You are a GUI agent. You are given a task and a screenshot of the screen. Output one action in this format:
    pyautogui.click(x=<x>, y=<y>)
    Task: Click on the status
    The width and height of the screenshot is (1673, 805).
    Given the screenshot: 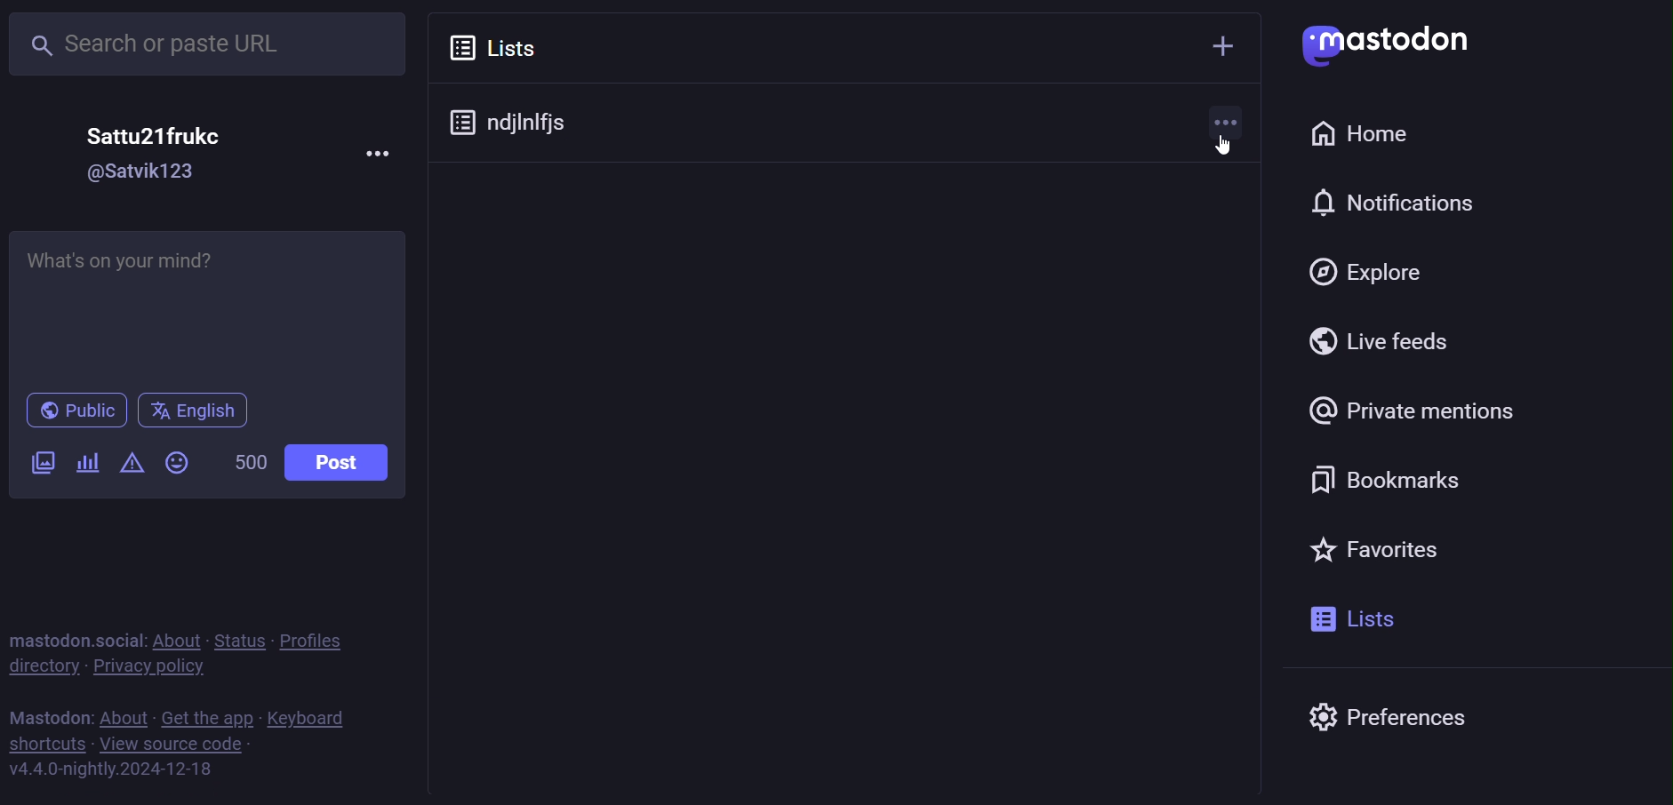 What is the action you would take?
    pyautogui.click(x=239, y=638)
    